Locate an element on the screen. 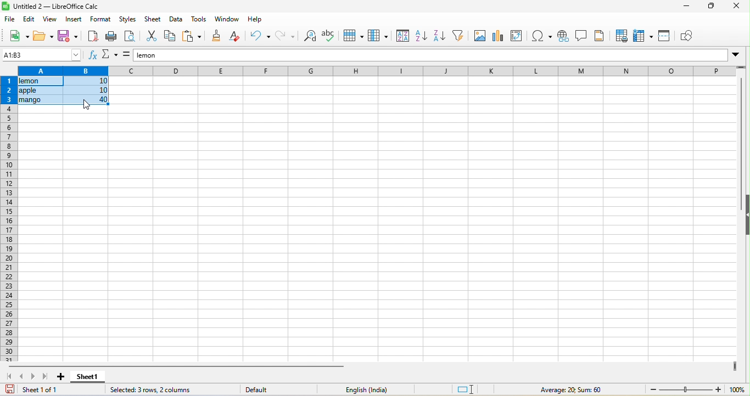 The image size is (750, 396). scroll to first sheet is located at coordinates (10, 377).